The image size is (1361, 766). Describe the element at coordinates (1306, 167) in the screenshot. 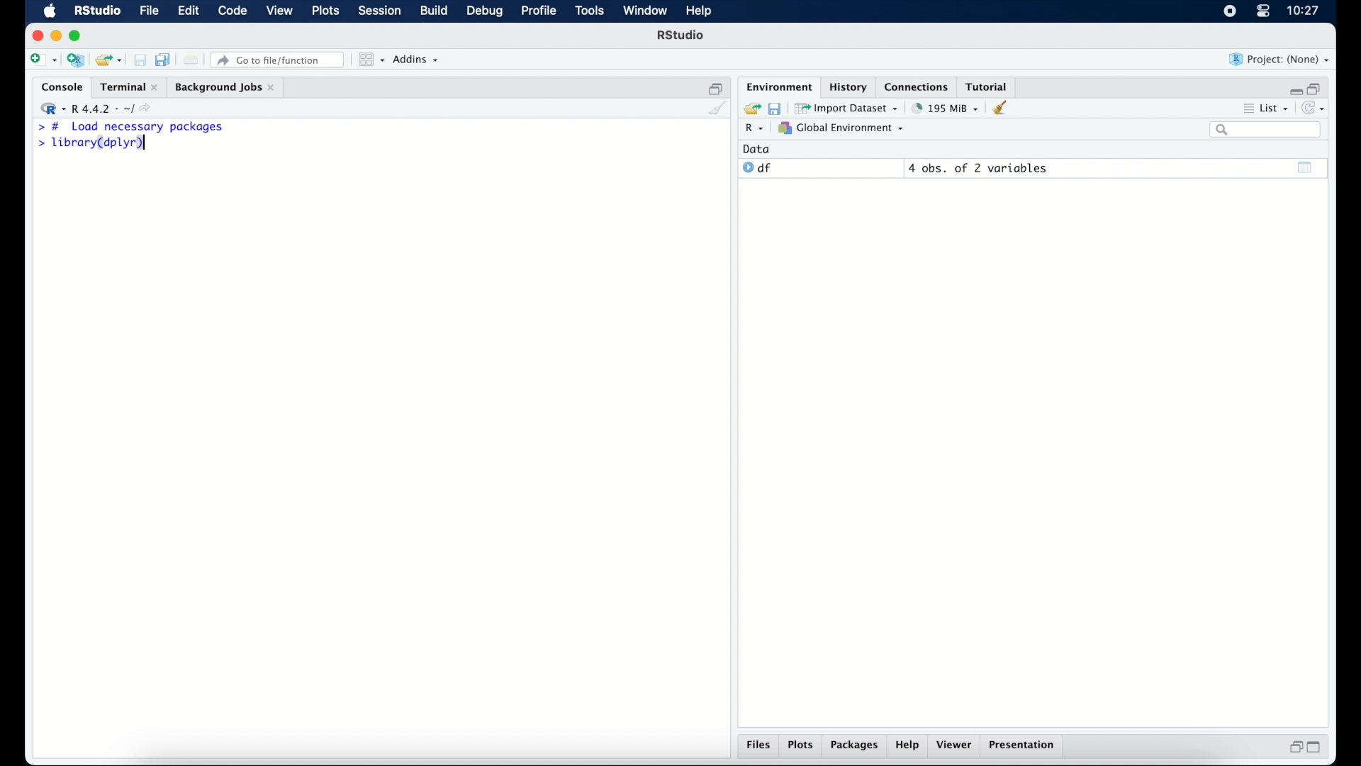

I see `show output  window` at that location.